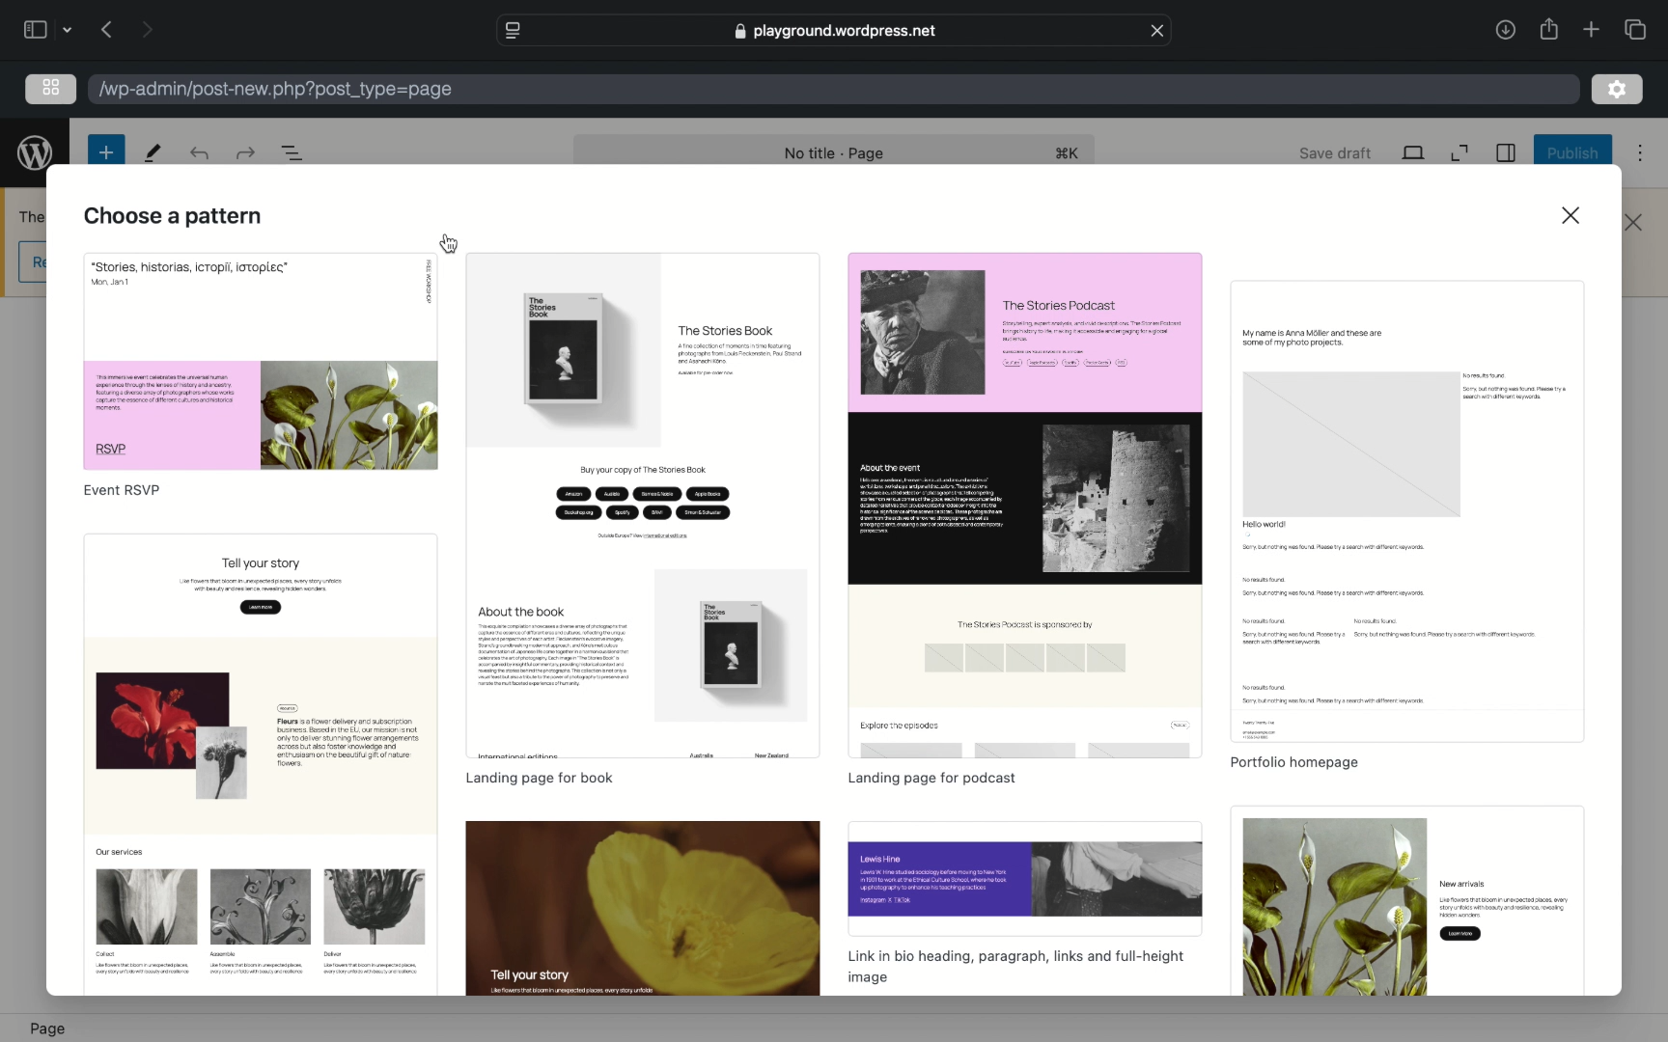 This screenshot has height=1042, width=1668. What do you see at coordinates (260, 764) in the screenshot?
I see `preview` at bounding box center [260, 764].